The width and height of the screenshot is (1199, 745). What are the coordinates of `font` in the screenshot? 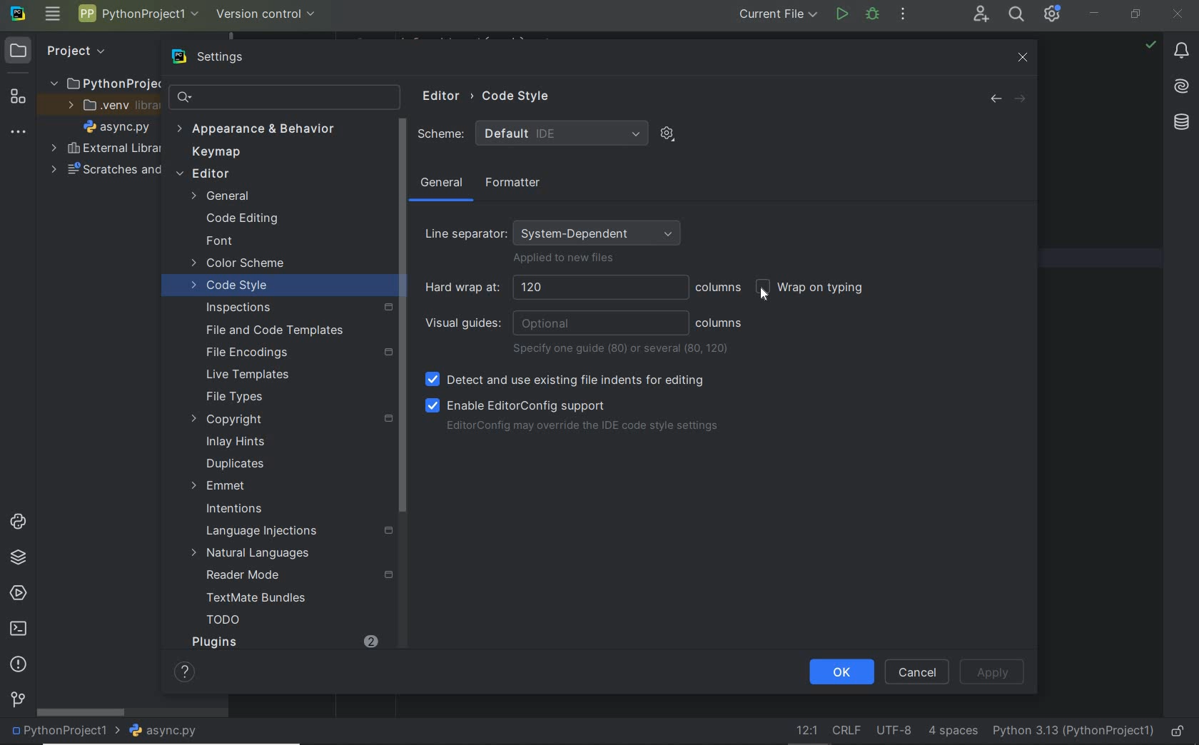 It's located at (219, 242).